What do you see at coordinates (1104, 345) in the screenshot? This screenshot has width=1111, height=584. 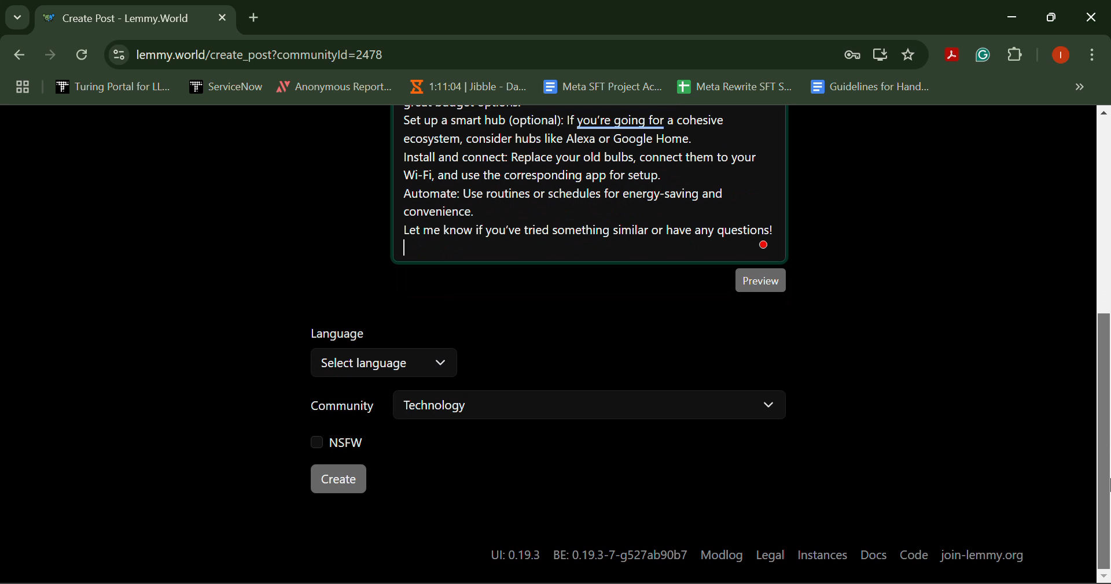 I see `Vertical Scroll Bar` at bounding box center [1104, 345].